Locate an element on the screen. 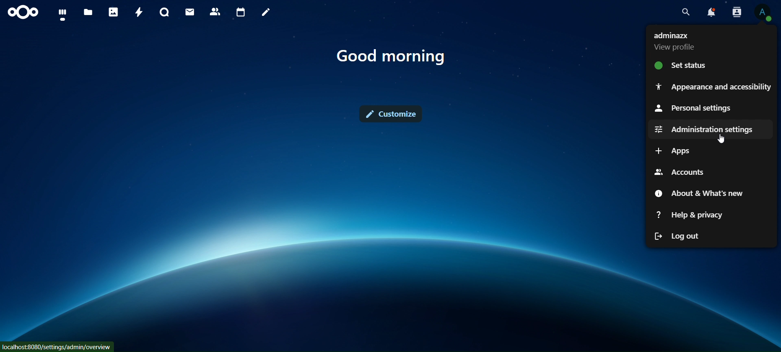  talk is located at coordinates (164, 11).